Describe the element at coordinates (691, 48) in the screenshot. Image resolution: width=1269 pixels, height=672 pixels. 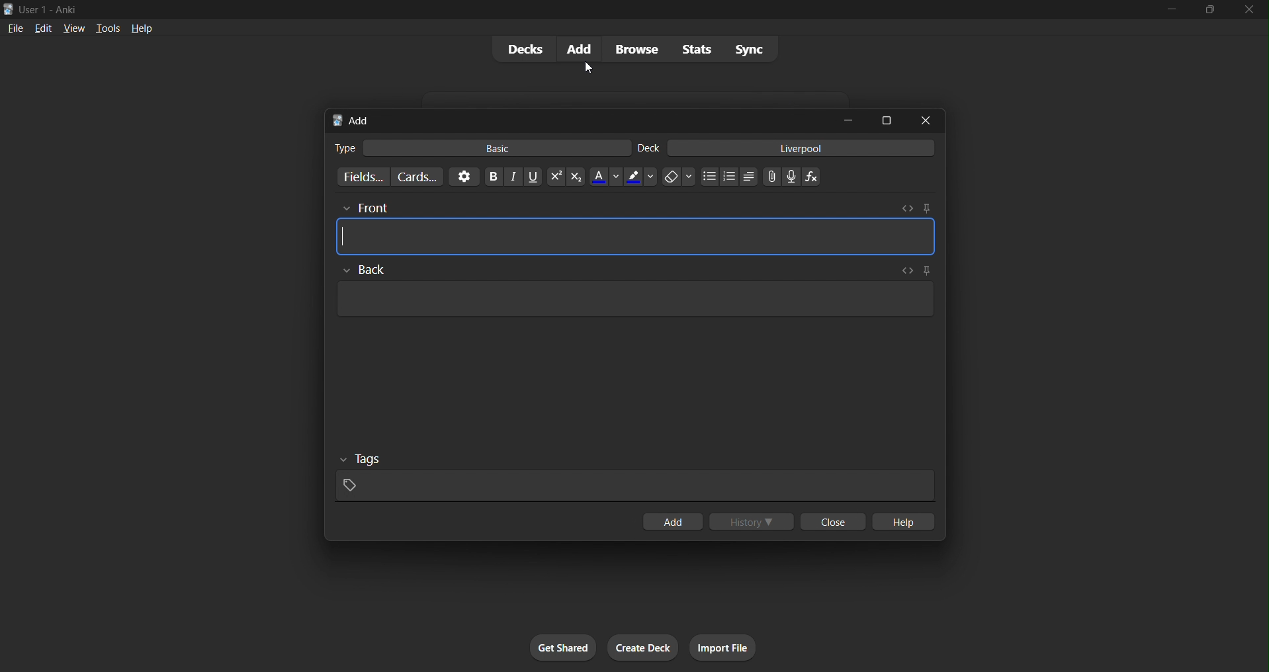
I see `stats` at that location.